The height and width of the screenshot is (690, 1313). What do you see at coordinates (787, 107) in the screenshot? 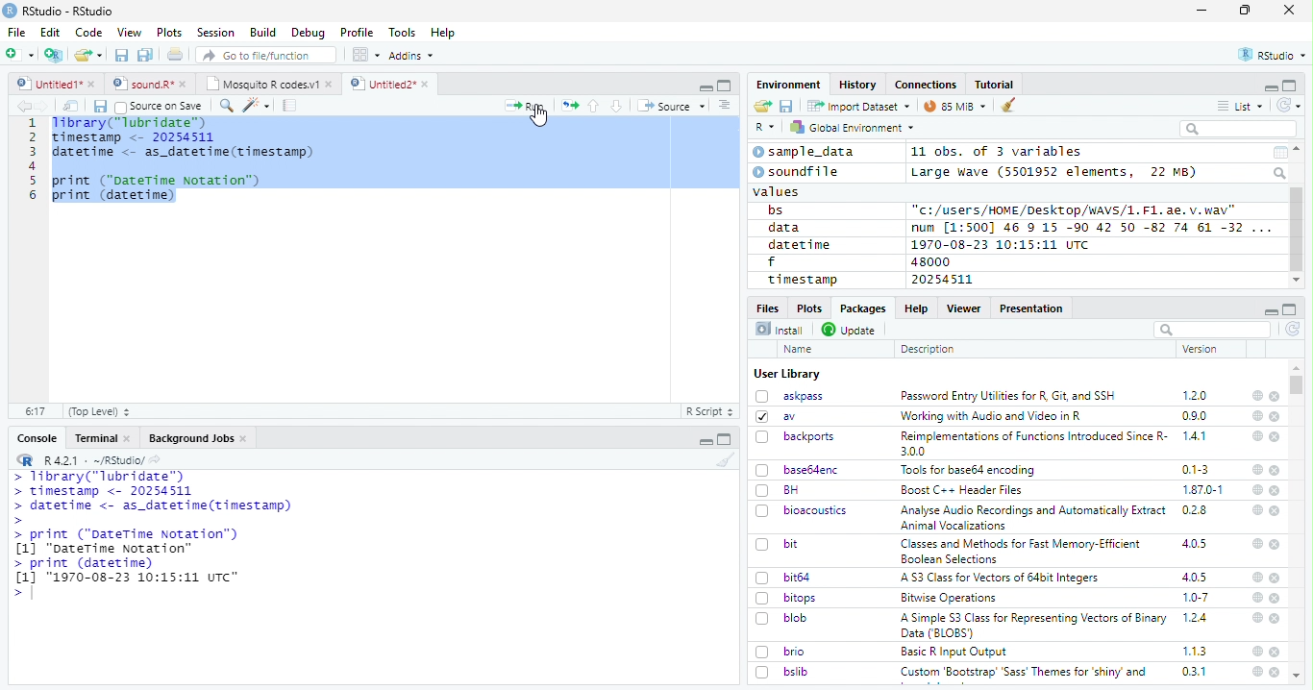
I see `Save` at bounding box center [787, 107].